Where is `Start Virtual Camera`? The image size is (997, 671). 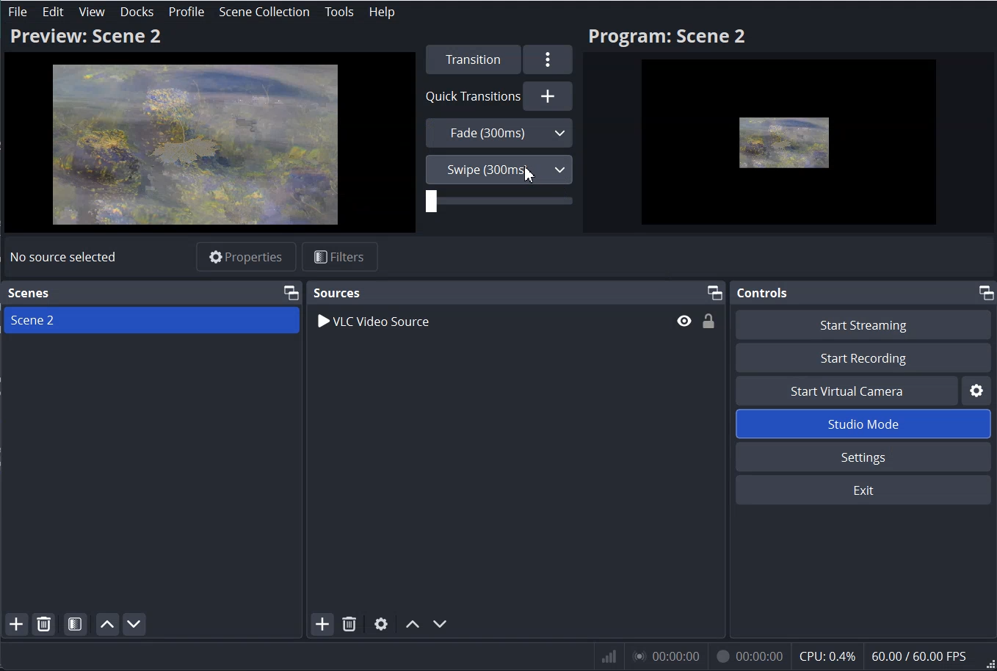
Start Virtual Camera is located at coordinates (846, 391).